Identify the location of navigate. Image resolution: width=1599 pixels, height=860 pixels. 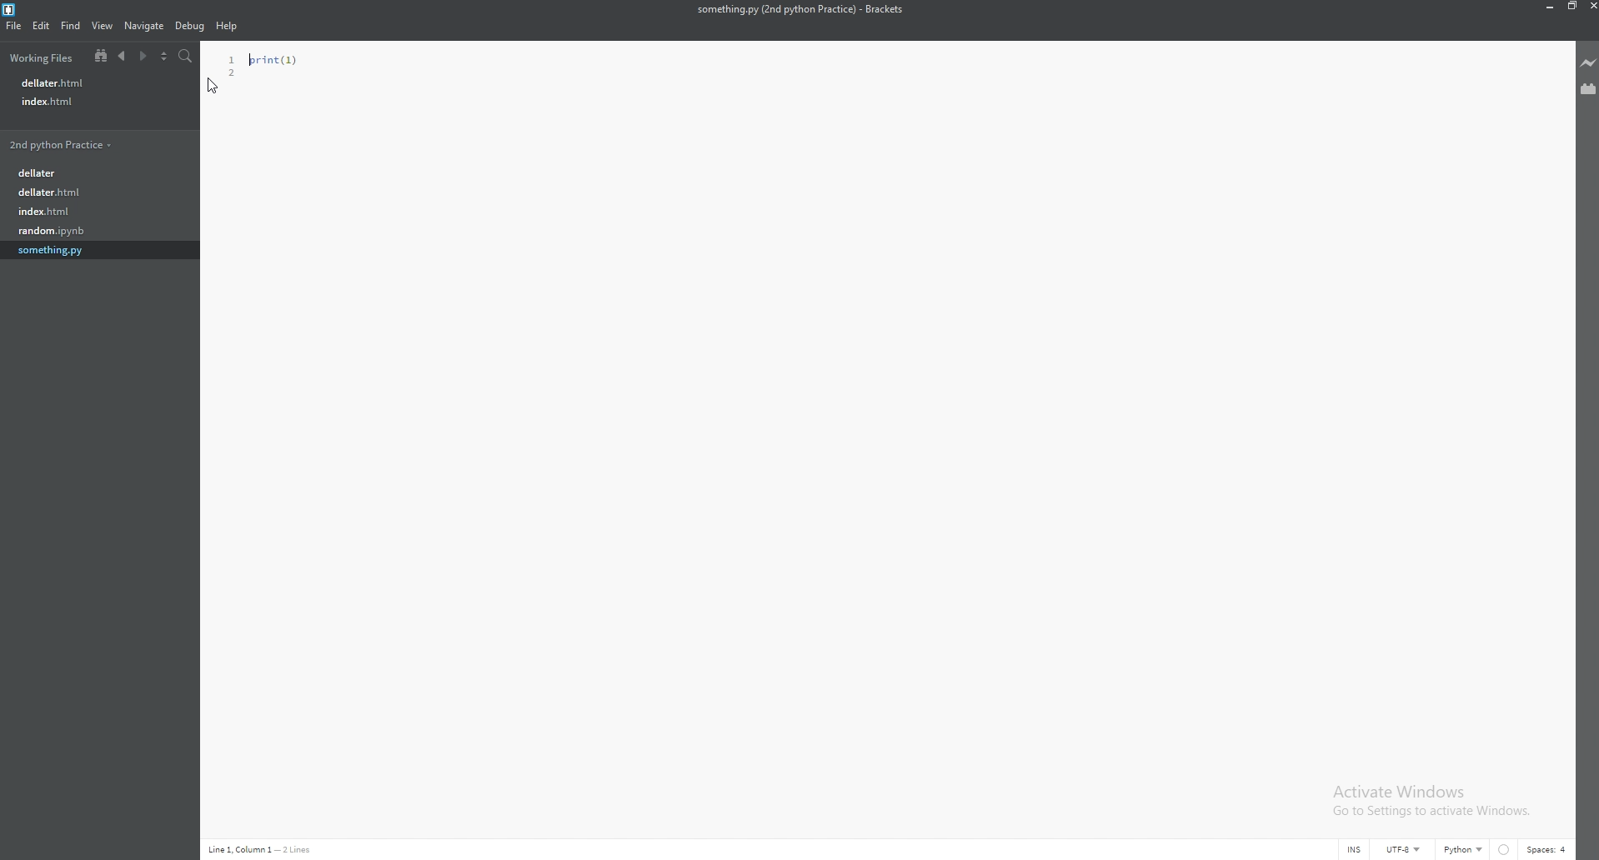
(145, 26).